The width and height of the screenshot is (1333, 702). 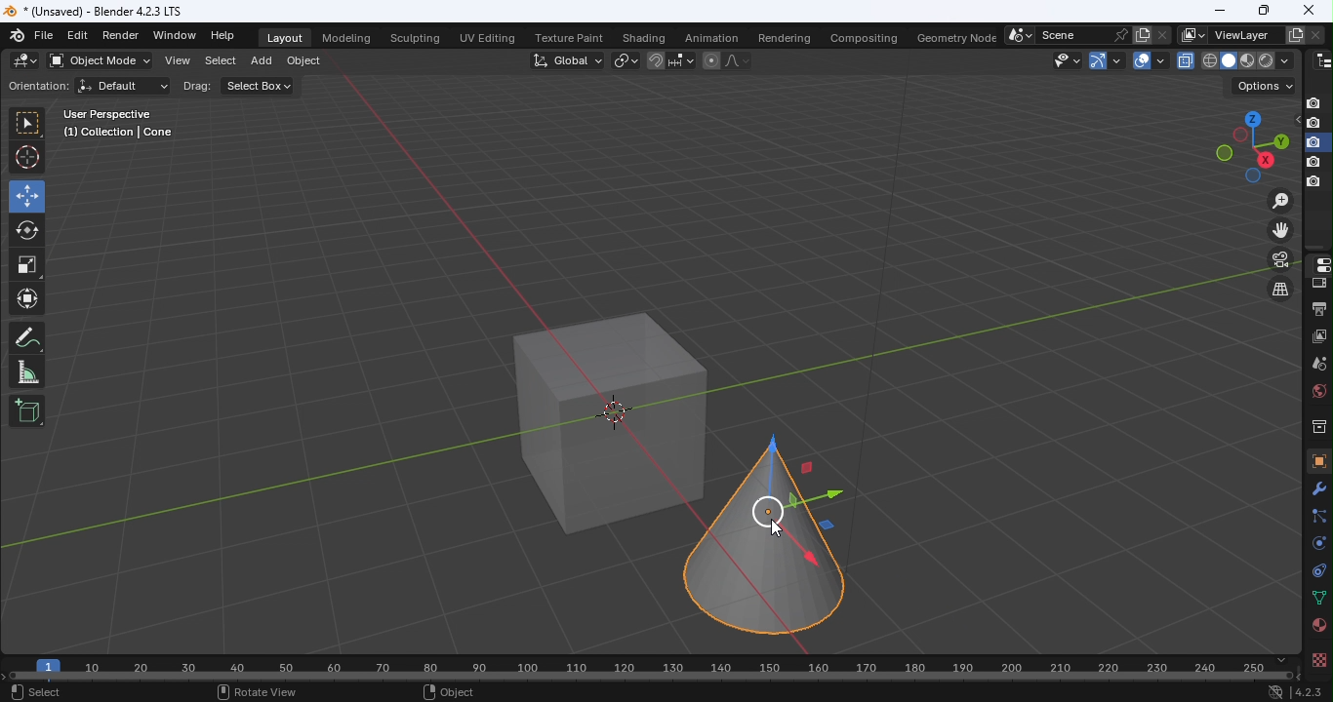 I want to click on Move the view, so click(x=1281, y=230).